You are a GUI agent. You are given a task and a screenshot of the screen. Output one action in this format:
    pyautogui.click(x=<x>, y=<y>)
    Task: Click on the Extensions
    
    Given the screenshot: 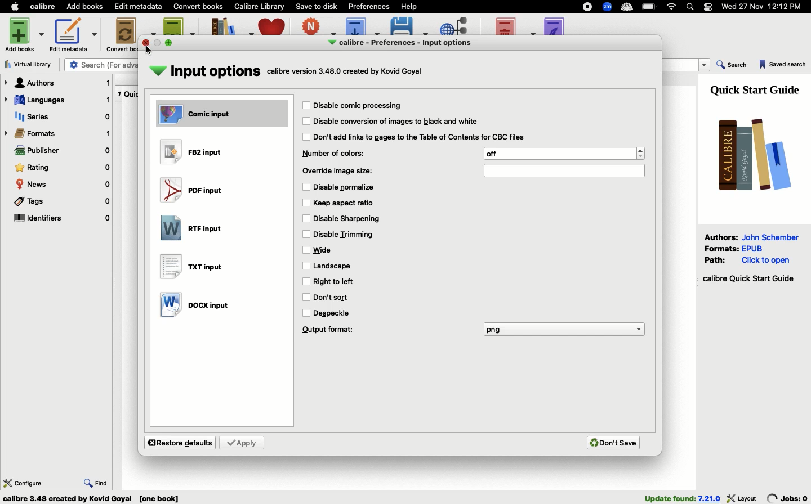 What is the action you would take?
    pyautogui.click(x=608, y=8)
    